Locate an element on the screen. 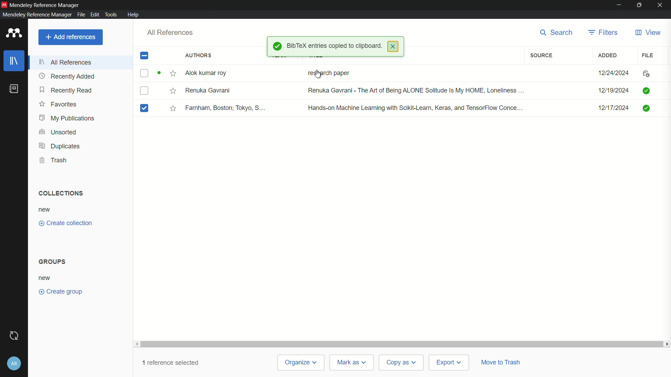 The width and height of the screenshot is (671, 377). source is located at coordinates (543, 55).